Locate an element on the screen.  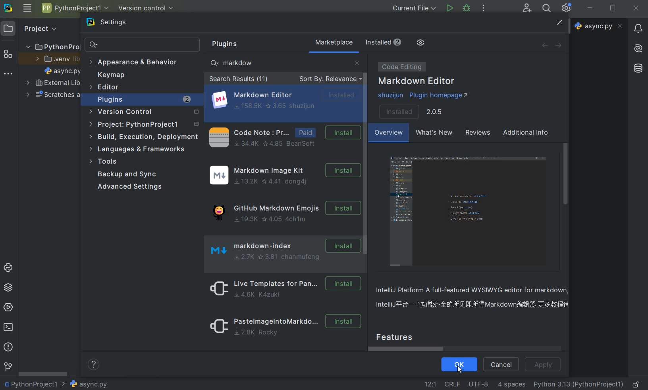
external libraries is located at coordinates (54, 83).